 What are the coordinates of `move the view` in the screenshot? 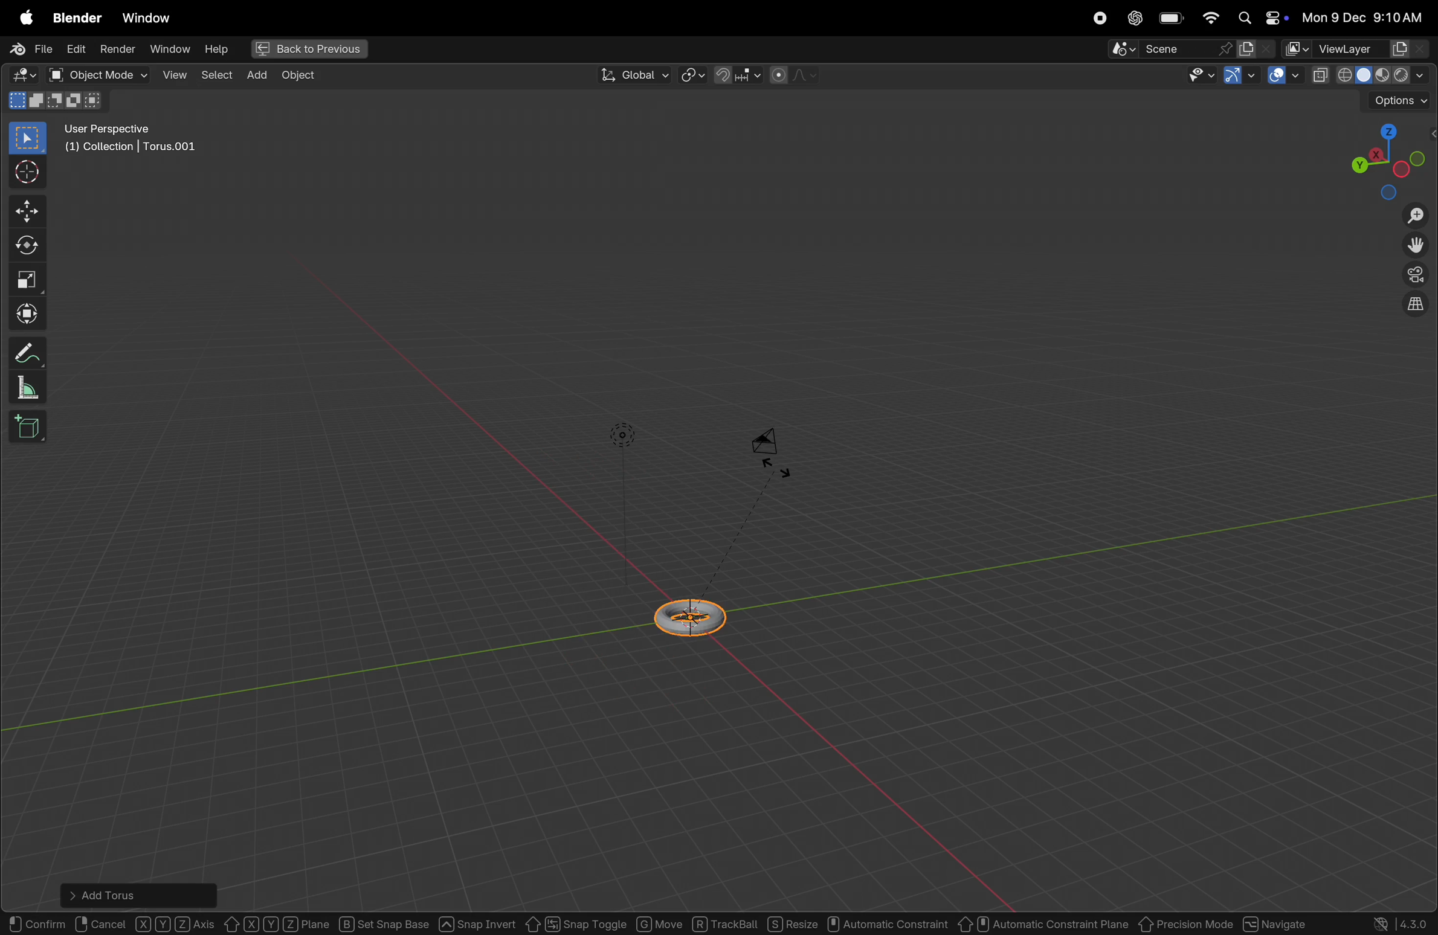 It's located at (1413, 246).